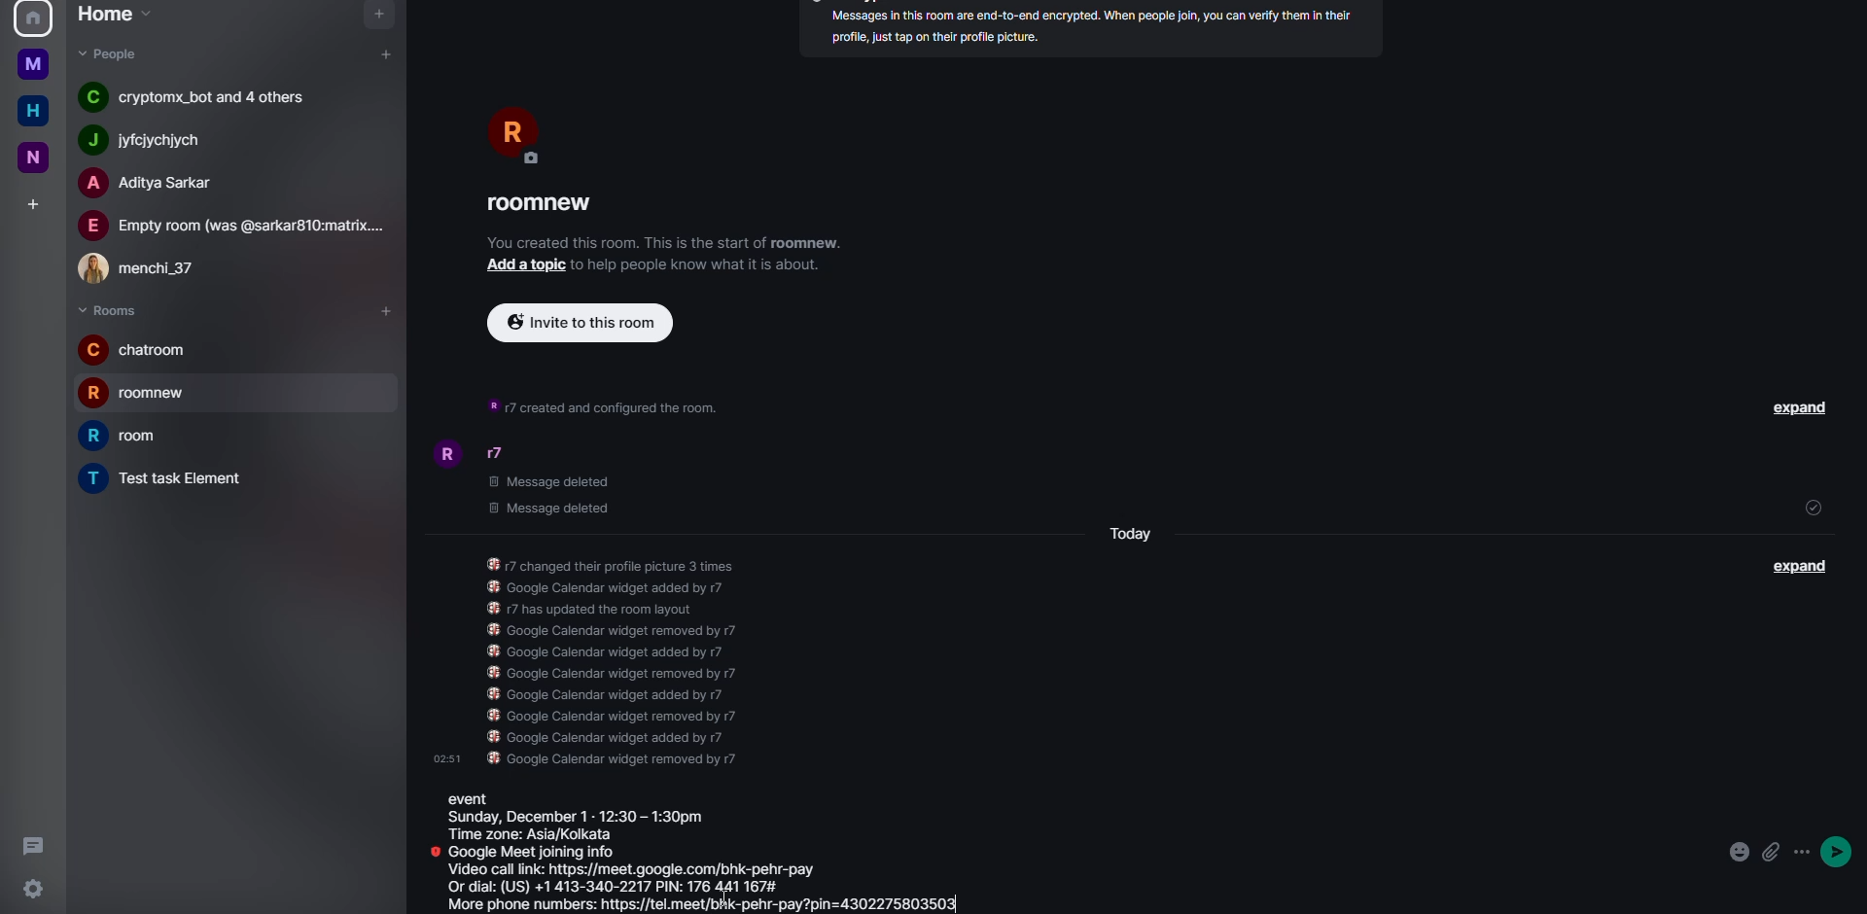  Describe the element at coordinates (1768, 848) in the screenshot. I see `attach` at that location.